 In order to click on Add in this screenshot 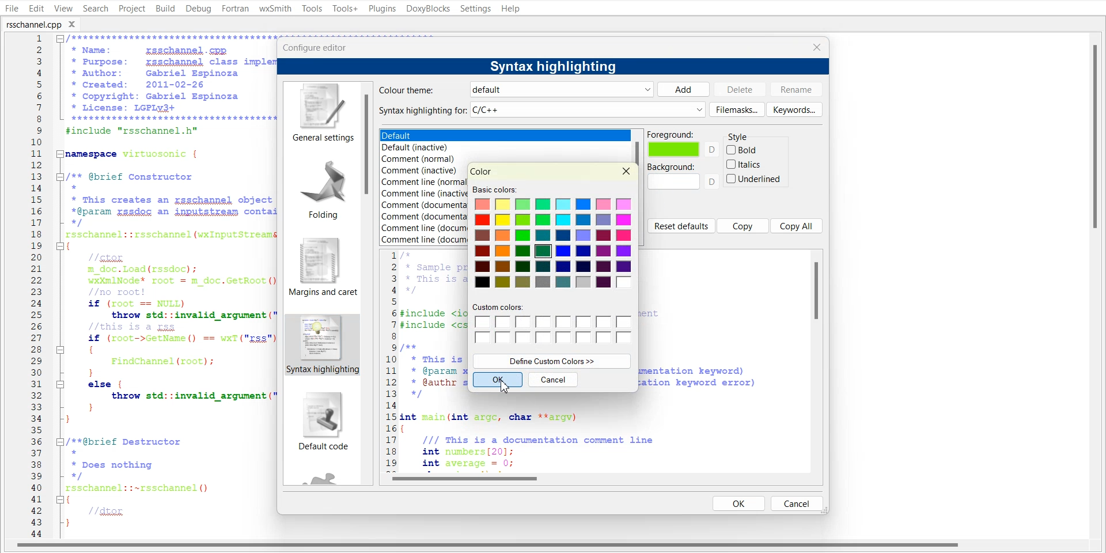, I will do `click(683, 89)`.